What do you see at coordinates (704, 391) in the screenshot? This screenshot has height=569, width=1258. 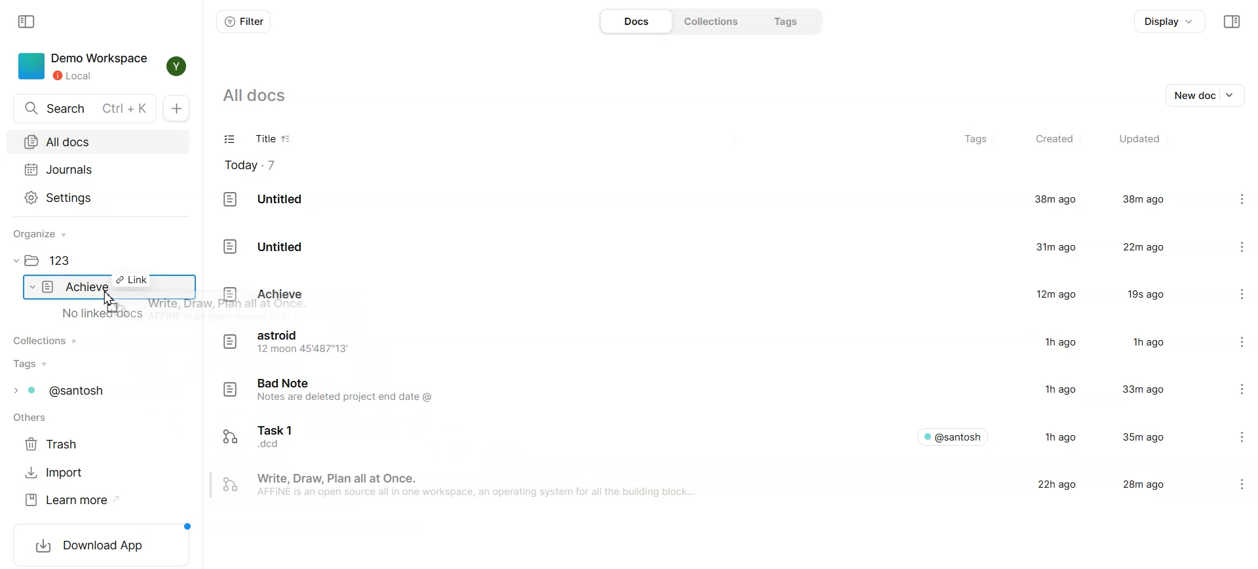 I see `Doc file` at bounding box center [704, 391].